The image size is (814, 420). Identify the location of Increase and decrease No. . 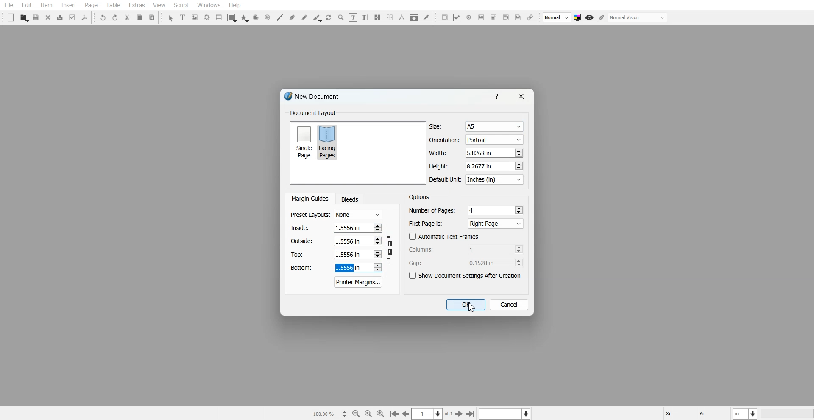
(378, 241).